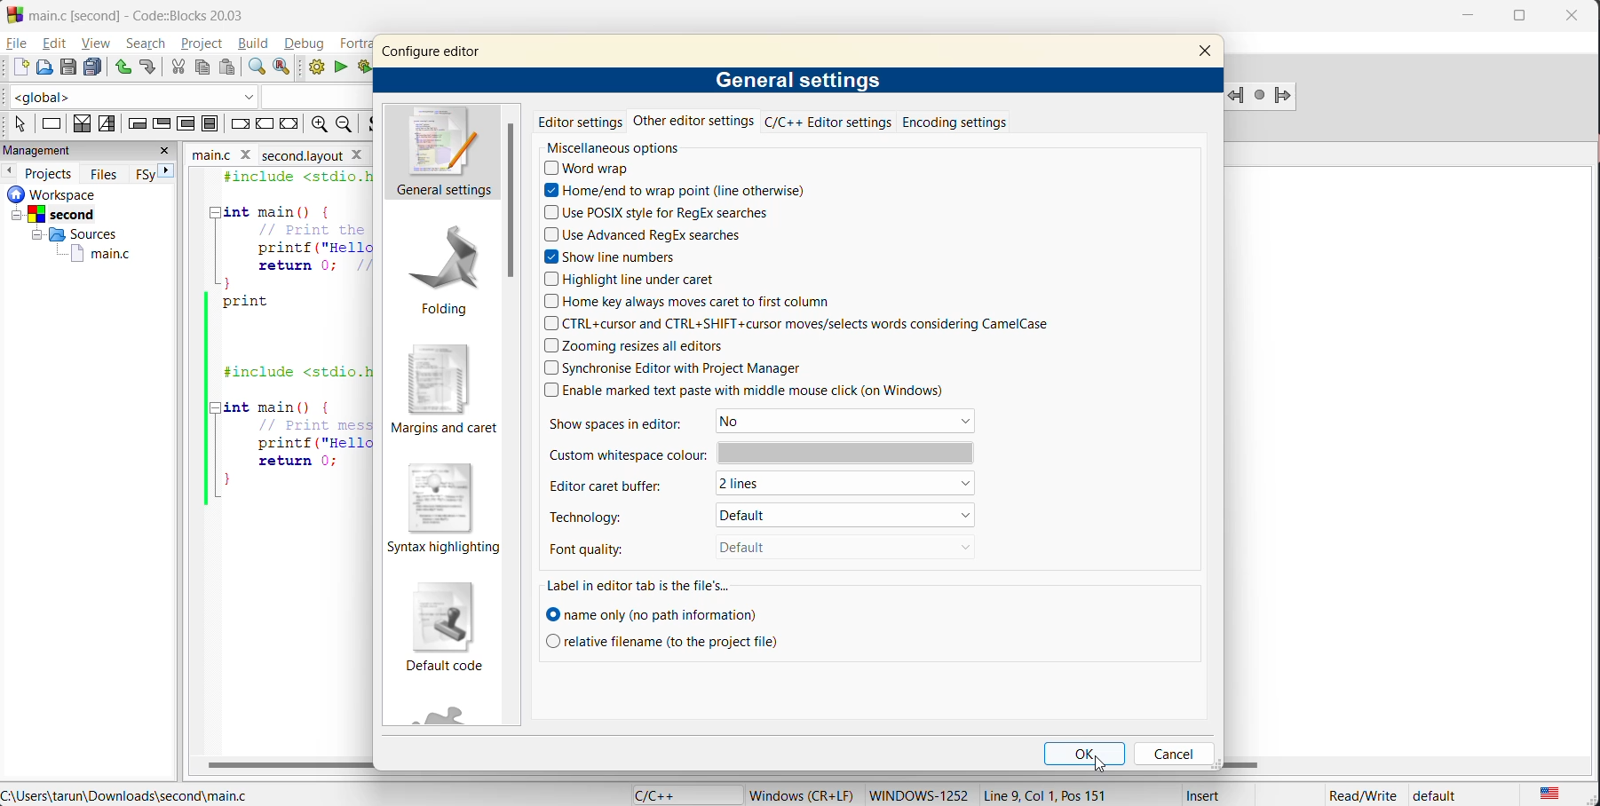 This screenshot has height=806, width=1600. What do you see at coordinates (1549, 793) in the screenshot?
I see `text language` at bounding box center [1549, 793].